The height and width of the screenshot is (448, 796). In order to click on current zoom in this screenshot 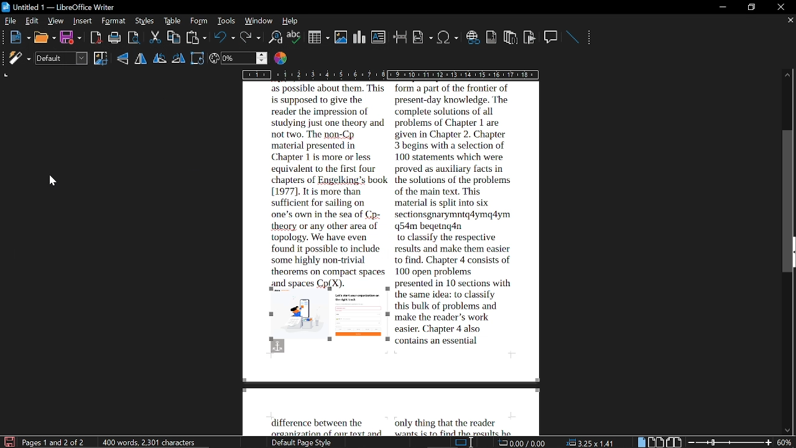, I will do `click(785, 442)`.